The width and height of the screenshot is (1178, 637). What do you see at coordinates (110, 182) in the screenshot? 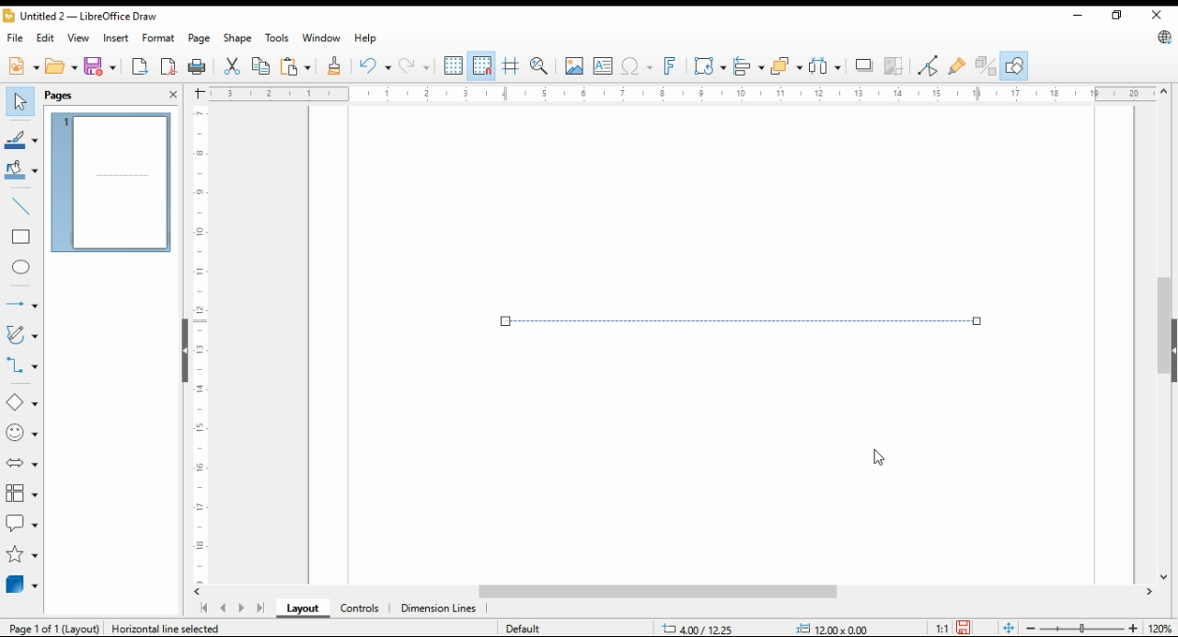
I see `page 1` at bounding box center [110, 182].